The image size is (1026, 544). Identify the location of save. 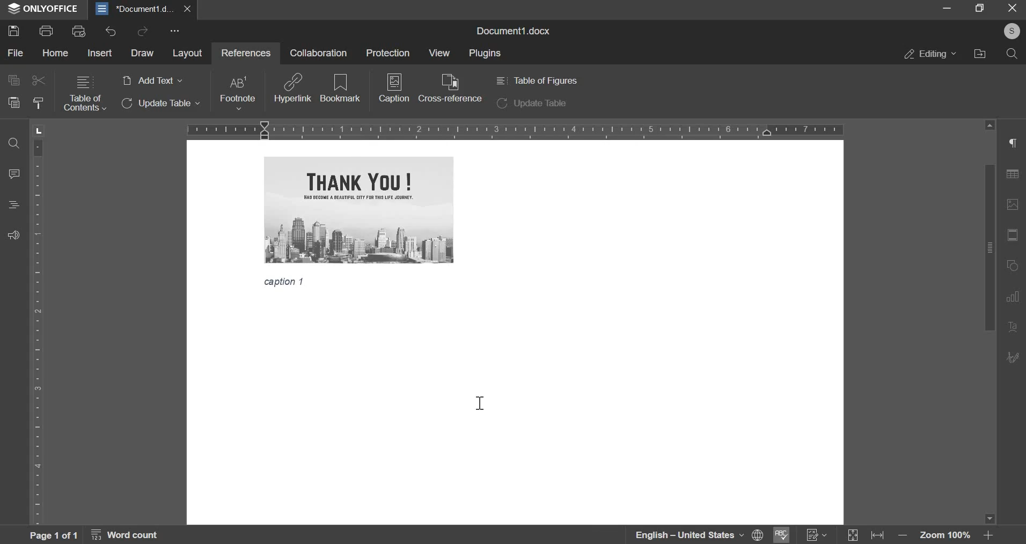
(13, 30).